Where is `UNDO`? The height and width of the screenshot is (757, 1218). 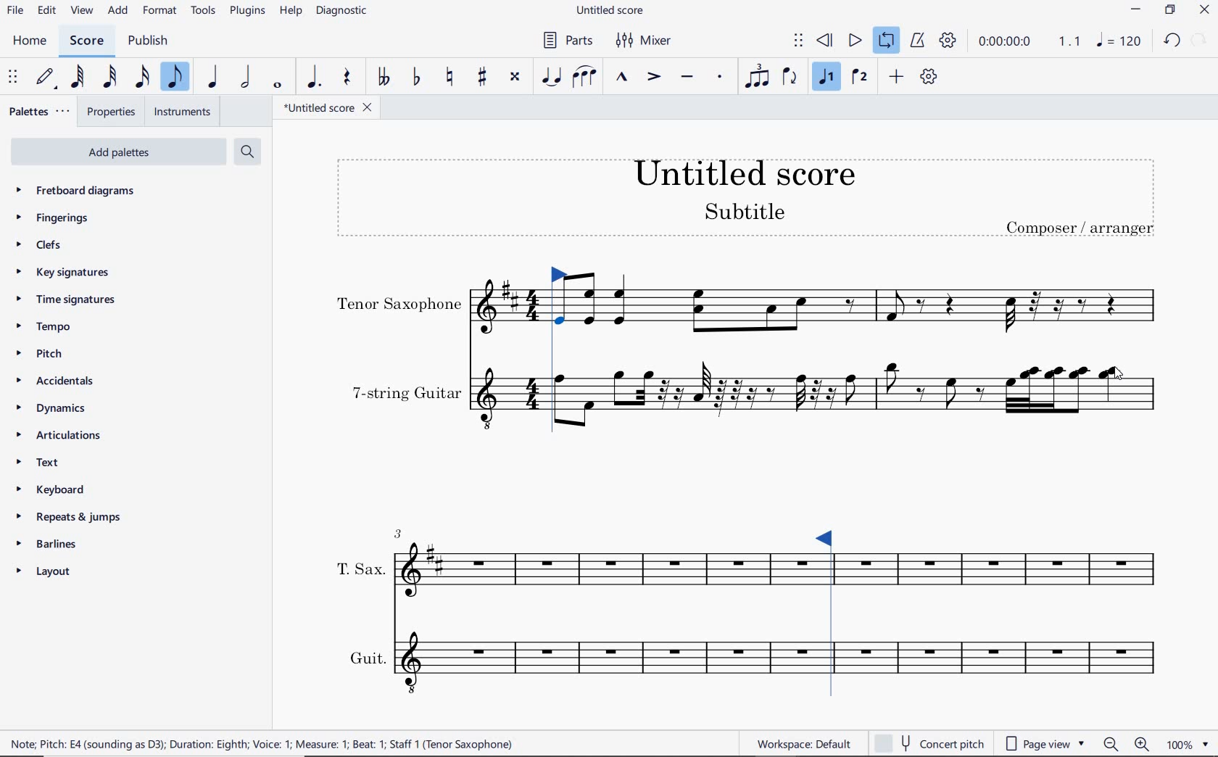
UNDO is located at coordinates (1172, 42).